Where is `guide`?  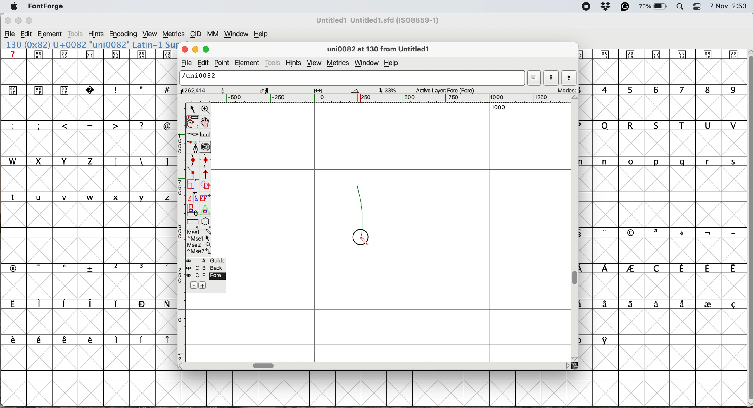
guide is located at coordinates (207, 260).